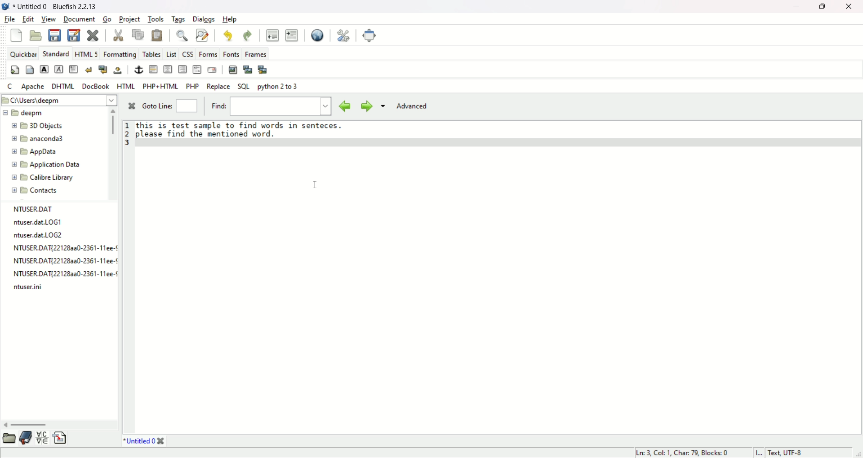 Image resolution: width=863 pixels, height=458 pixels. Describe the element at coordinates (28, 19) in the screenshot. I see `edit` at that location.